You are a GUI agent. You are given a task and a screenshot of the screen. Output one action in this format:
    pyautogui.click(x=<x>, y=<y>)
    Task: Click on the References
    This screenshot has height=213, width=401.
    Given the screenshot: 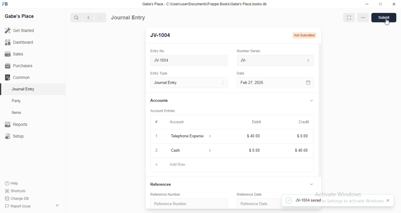 What is the action you would take?
    pyautogui.click(x=160, y=184)
    